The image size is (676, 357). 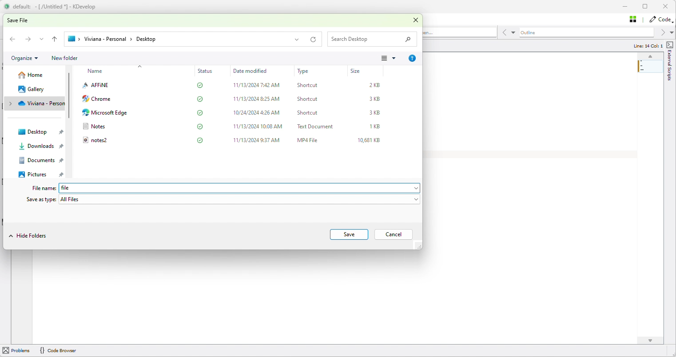 I want to click on external scripts, so click(x=669, y=82).